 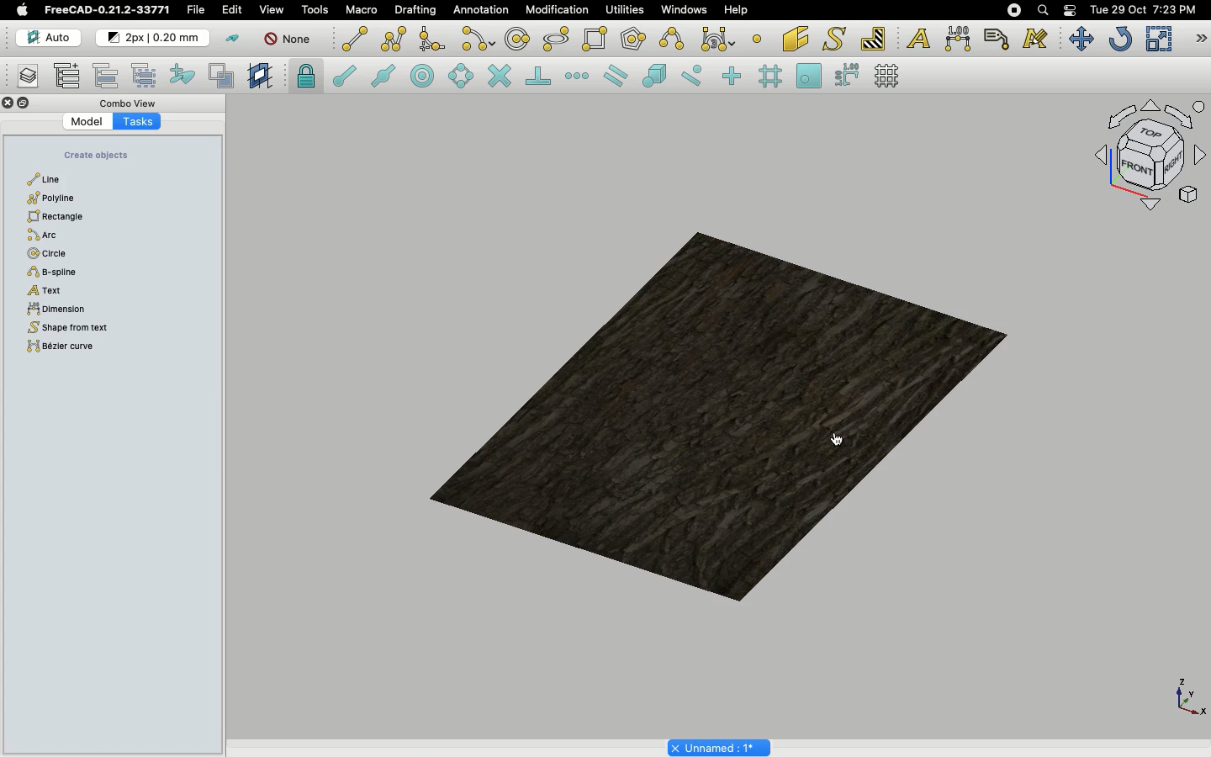 I want to click on Select group, so click(x=146, y=75).